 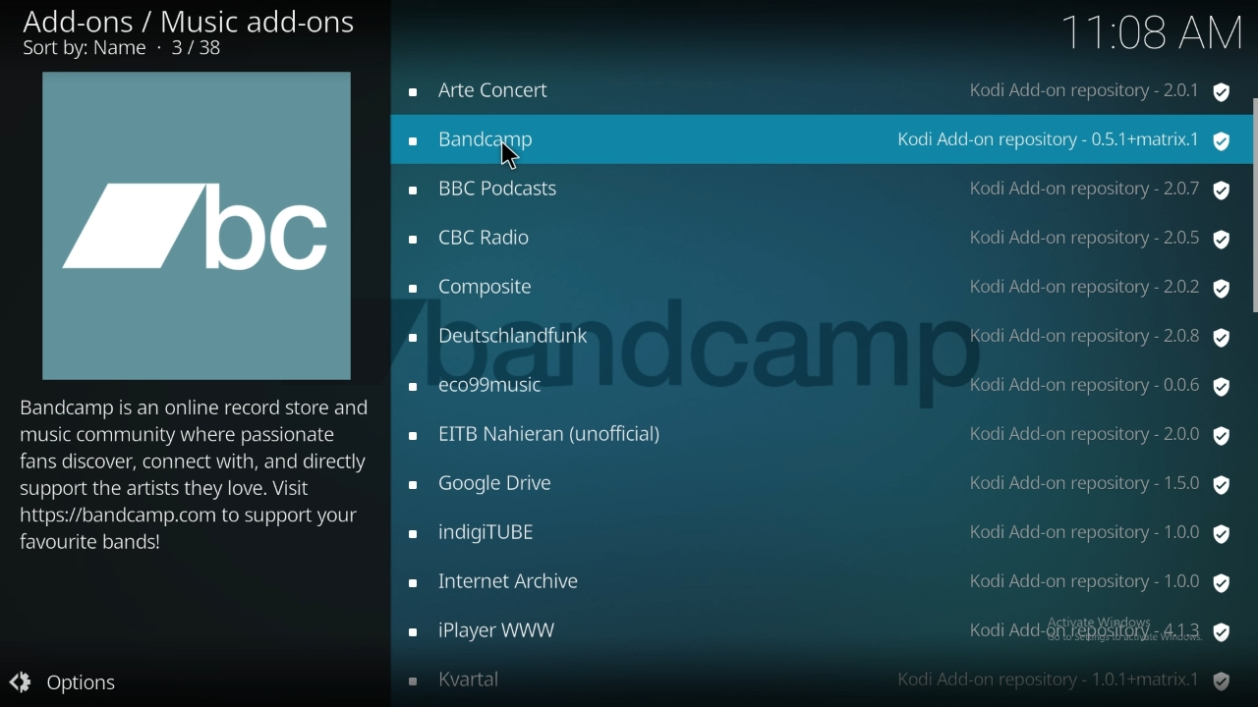 I want to click on add on, so click(x=819, y=94).